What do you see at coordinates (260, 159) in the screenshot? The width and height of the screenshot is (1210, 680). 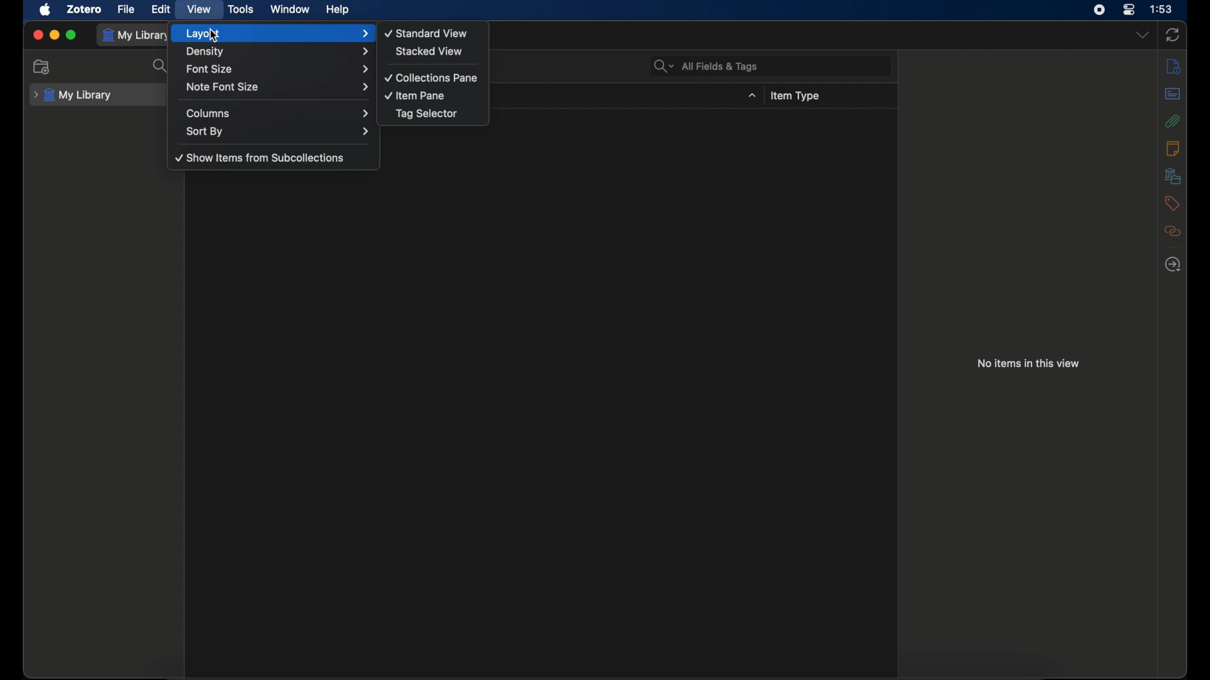 I see `show items from sub collections` at bounding box center [260, 159].